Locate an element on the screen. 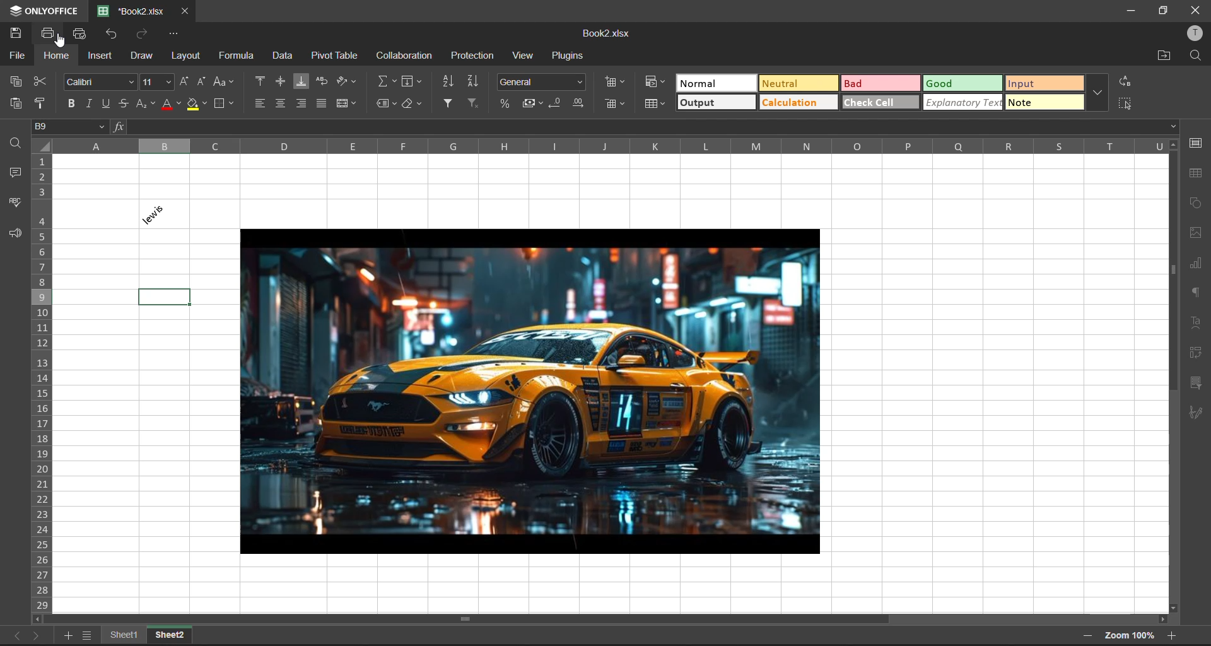  close tab is located at coordinates (184, 13).